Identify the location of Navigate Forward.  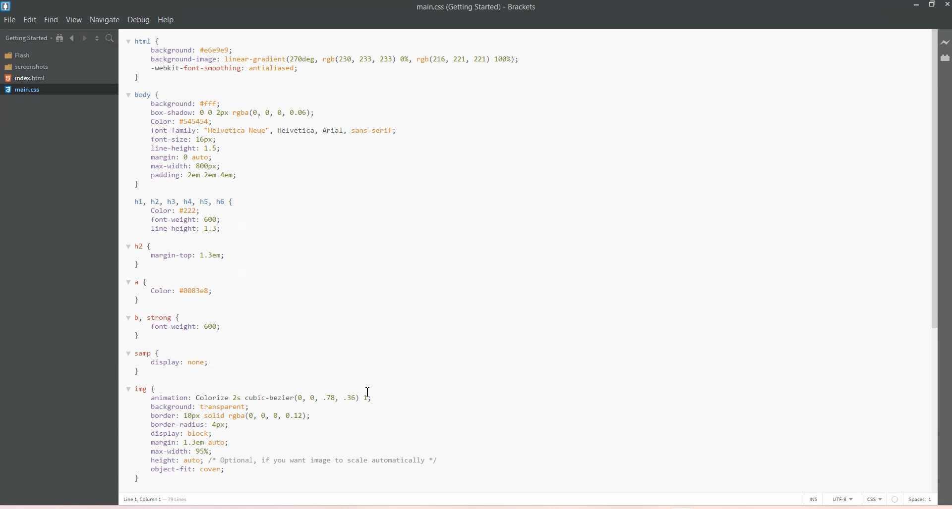
(85, 38).